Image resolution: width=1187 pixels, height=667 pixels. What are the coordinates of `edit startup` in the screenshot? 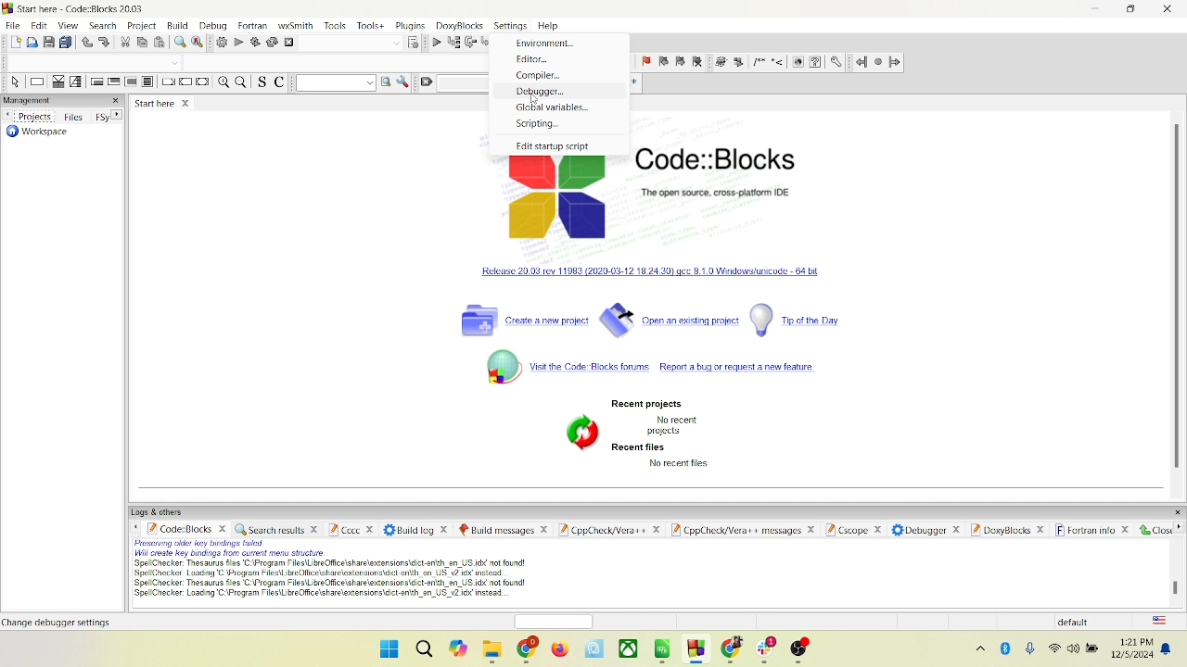 It's located at (552, 146).